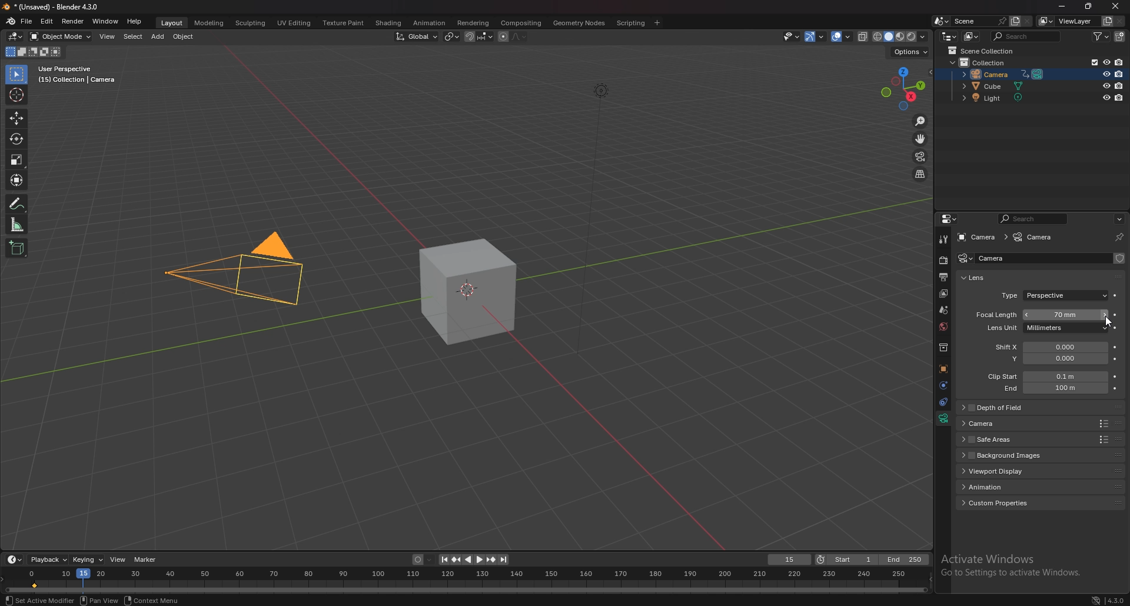 The height and width of the screenshot is (606, 1130). I want to click on compositing, so click(521, 23).